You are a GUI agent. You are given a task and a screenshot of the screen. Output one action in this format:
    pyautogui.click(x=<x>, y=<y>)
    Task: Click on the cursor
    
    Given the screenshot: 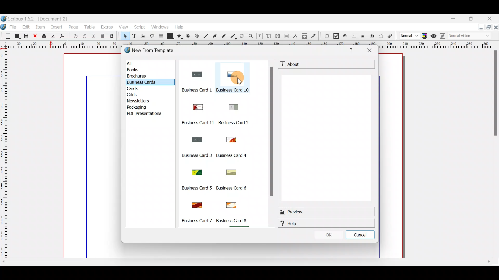 What is the action you would take?
    pyautogui.click(x=240, y=81)
    